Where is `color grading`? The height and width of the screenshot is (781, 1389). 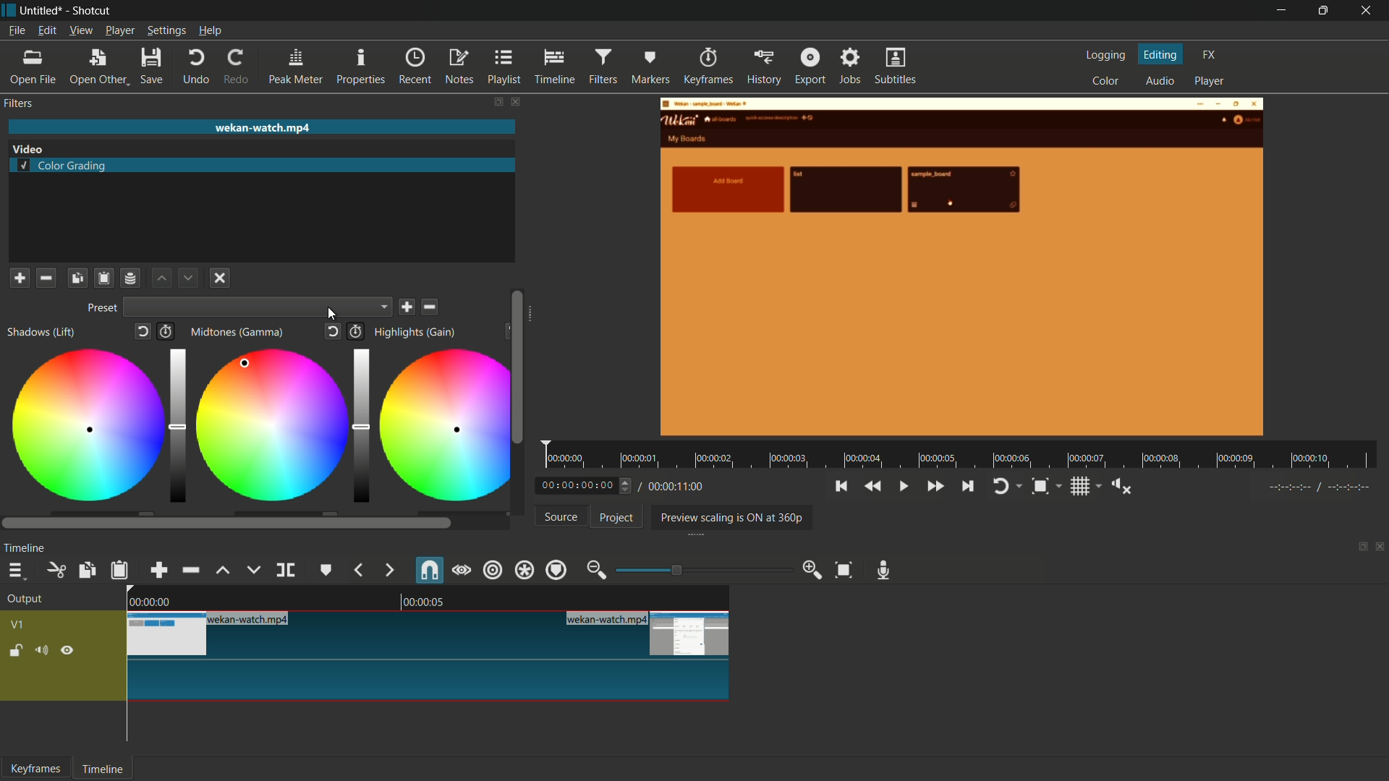
color grading is located at coordinates (27, 148).